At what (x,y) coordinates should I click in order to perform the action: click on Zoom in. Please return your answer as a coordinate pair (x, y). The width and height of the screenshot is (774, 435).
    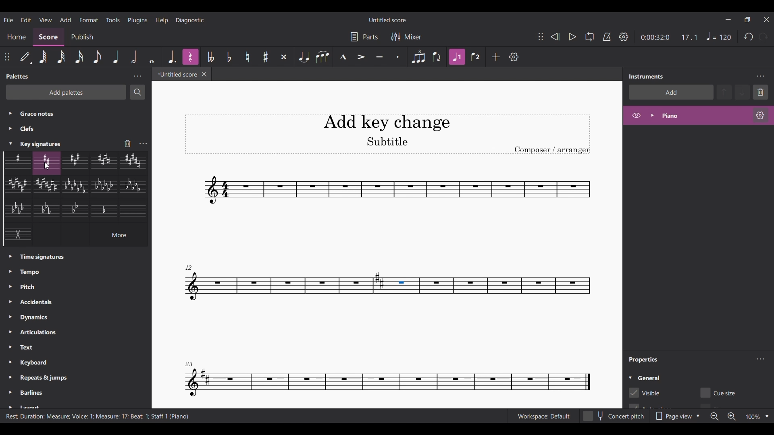
    Looking at the image, I should click on (732, 416).